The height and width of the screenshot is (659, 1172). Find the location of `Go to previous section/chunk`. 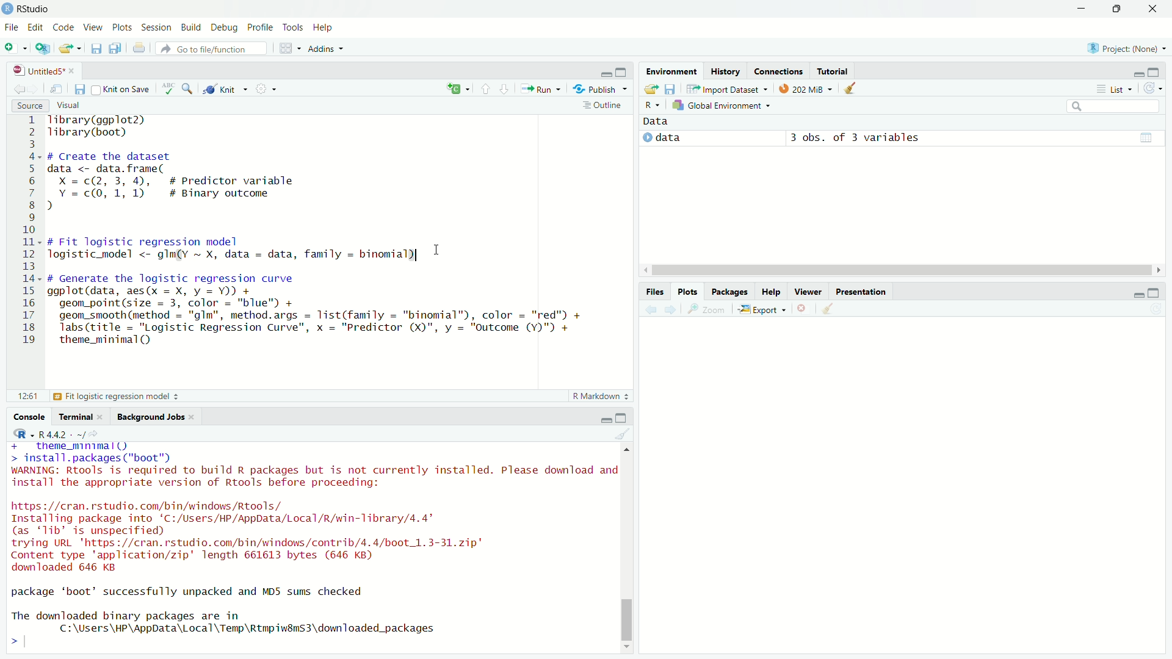

Go to previous section/chunk is located at coordinates (485, 88).